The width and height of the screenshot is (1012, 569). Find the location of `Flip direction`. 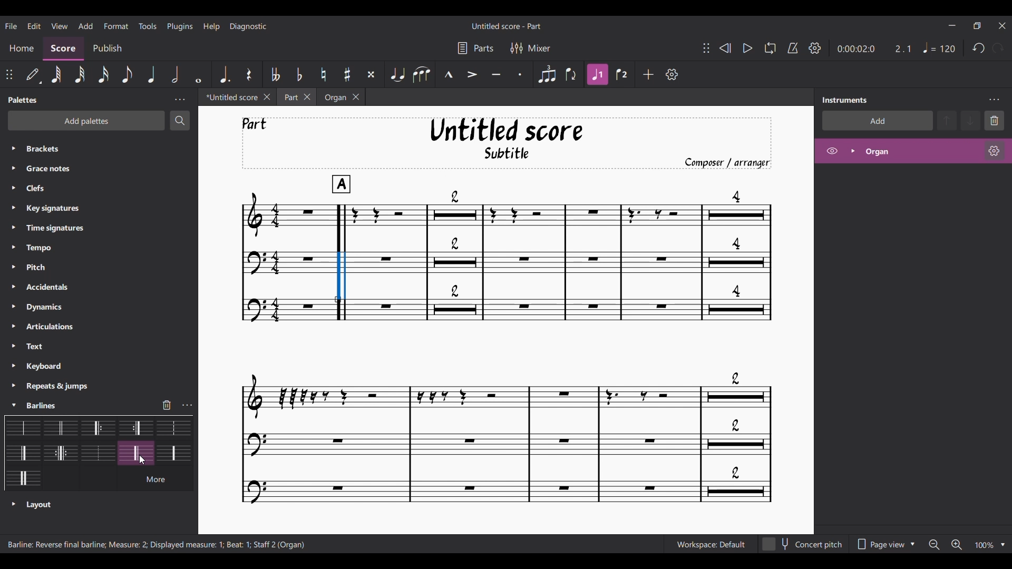

Flip direction is located at coordinates (571, 74).